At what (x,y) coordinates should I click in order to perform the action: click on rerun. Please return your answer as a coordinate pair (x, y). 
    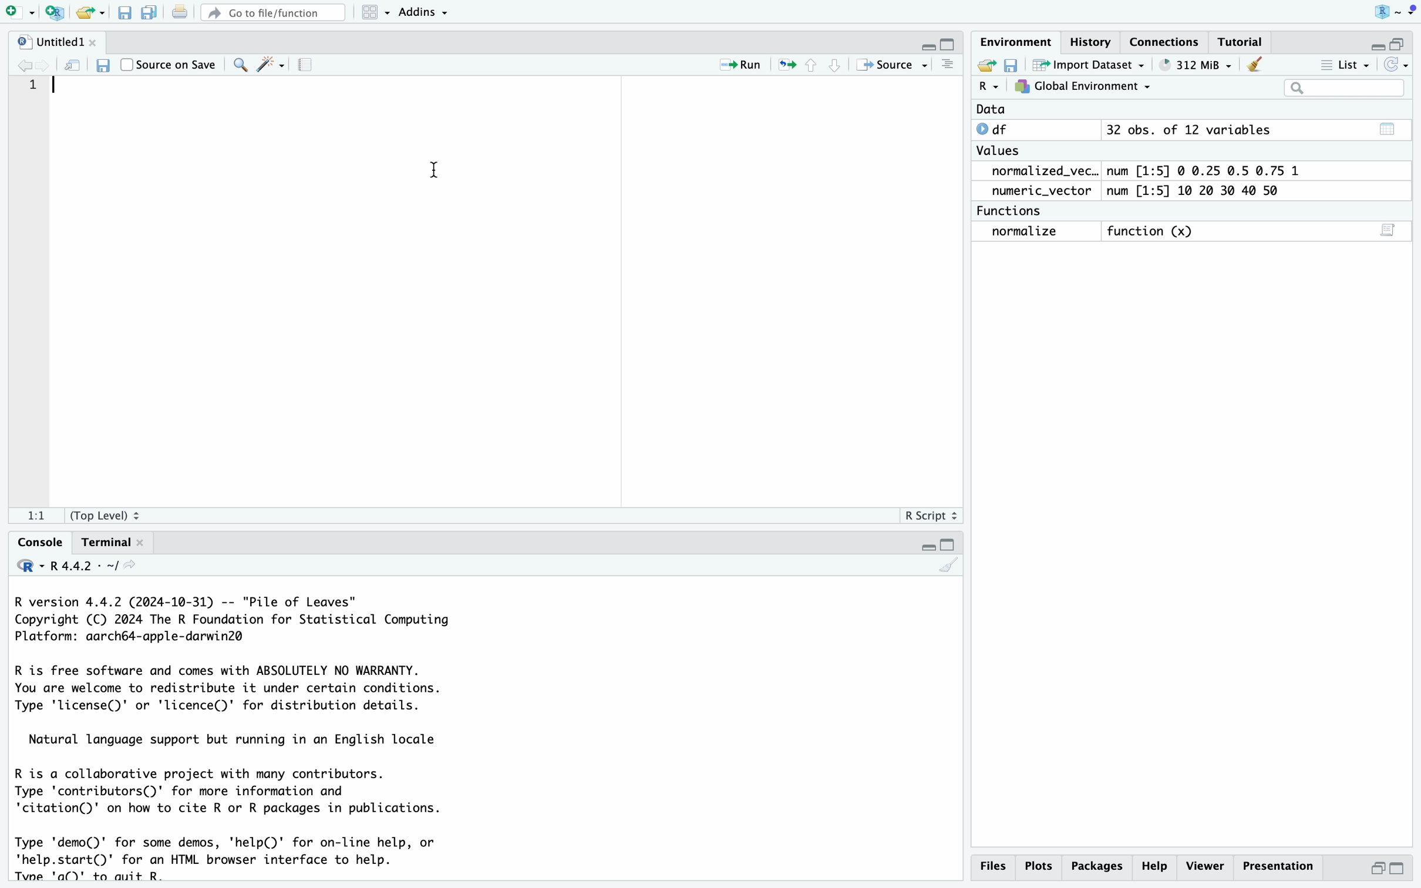
    Looking at the image, I should click on (788, 66).